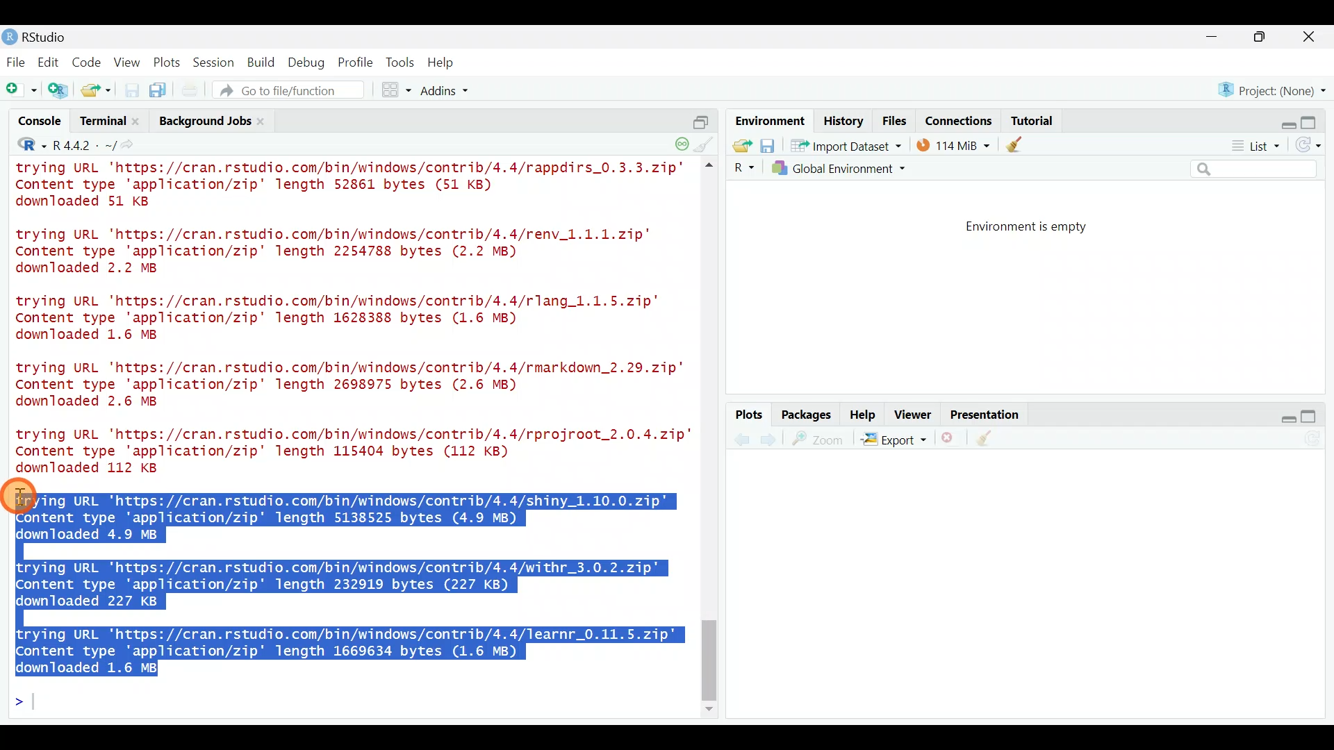  Describe the element at coordinates (1310, 39) in the screenshot. I see `close` at that location.